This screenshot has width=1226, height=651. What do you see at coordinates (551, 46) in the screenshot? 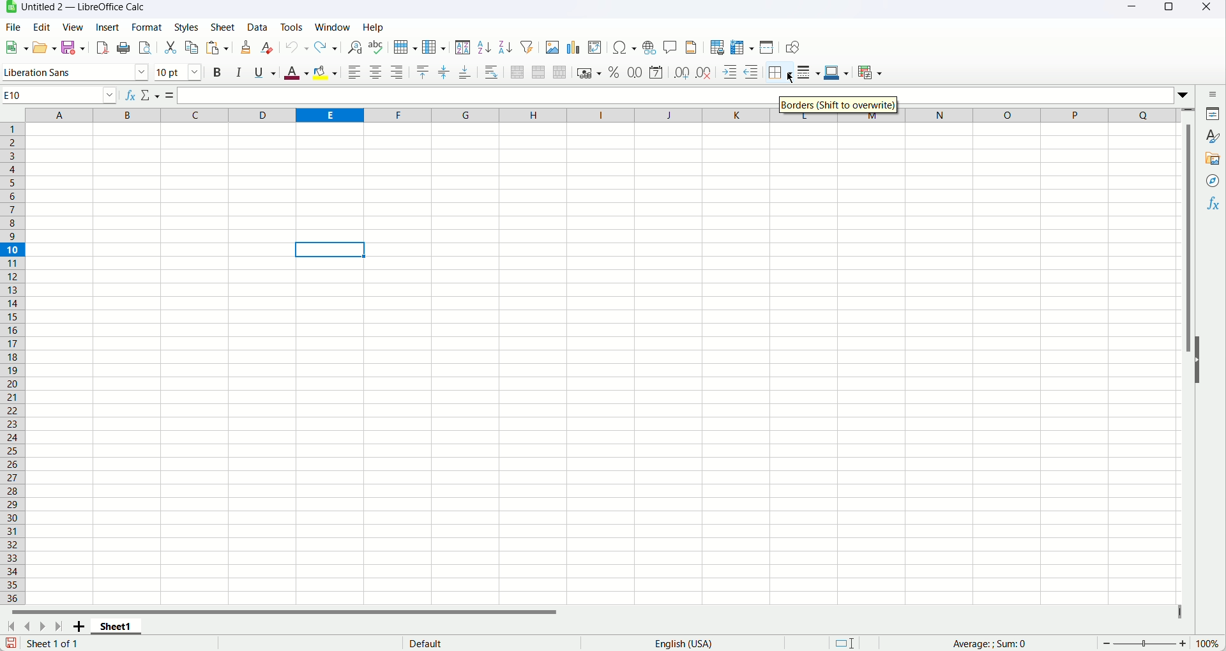
I see `Insert image` at bounding box center [551, 46].